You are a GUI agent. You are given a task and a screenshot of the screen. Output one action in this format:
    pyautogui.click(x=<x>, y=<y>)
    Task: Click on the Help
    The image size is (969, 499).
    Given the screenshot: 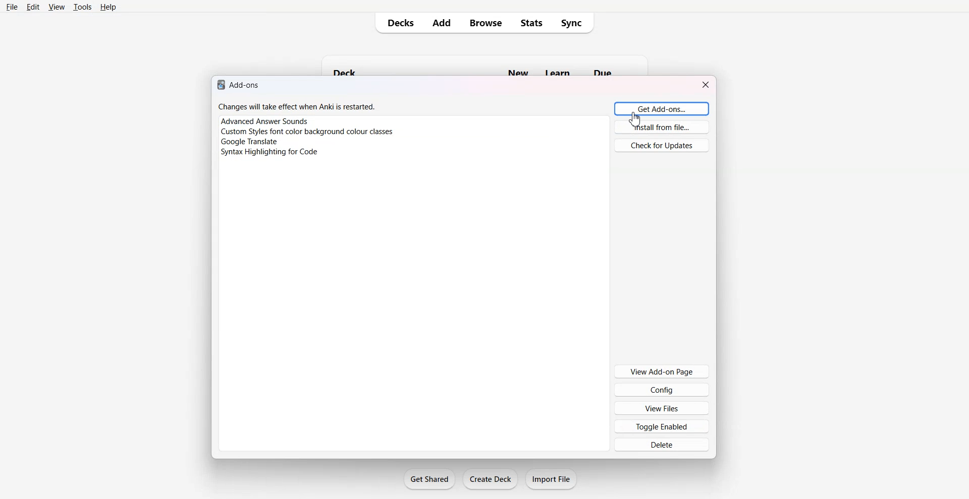 What is the action you would take?
    pyautogui.click(x=108, y=7)
    